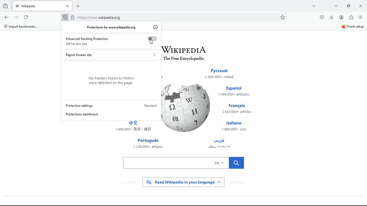 The height and width of the screenshot is (206, 367). Describe the element at coordinates (313, 6) in the screenshot. I see `more` at that location.